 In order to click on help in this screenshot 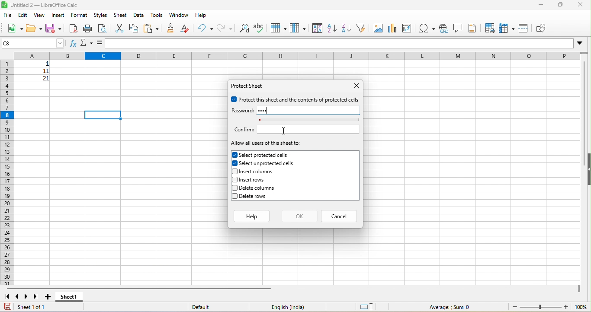, I will do `click(204, 15)`.